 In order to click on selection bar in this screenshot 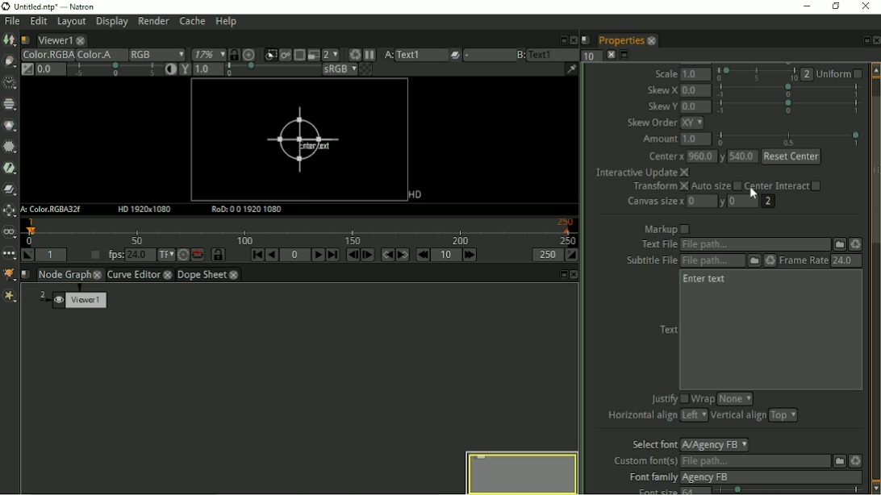, I will do `click(757, 74)`.